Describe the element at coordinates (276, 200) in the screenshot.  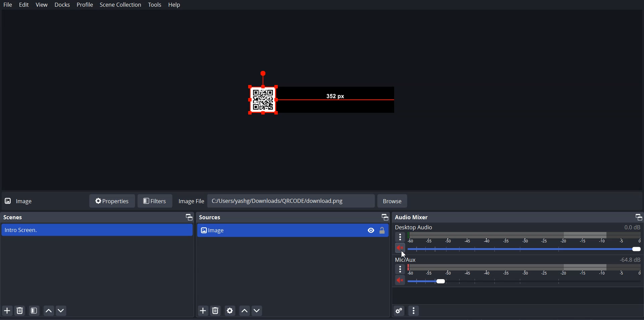
I see `File Path address` at that location.